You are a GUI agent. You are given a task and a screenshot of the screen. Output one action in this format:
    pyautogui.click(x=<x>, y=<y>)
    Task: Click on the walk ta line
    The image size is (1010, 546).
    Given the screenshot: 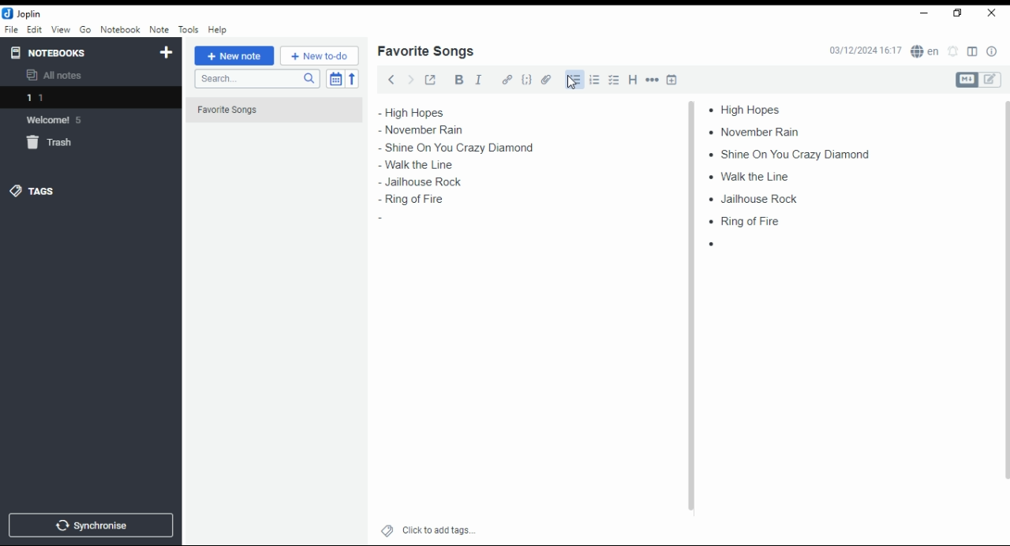 What is the action you would take?
    pyautogui.click(x=410, y=164)
    